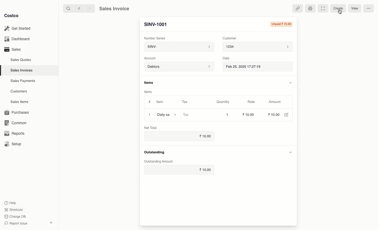 The width and height of the screenshot is (378, 230). What do you see at coordinates (148, 91) in the screenshot?
I see `Items` at bounding box center [148, 91].